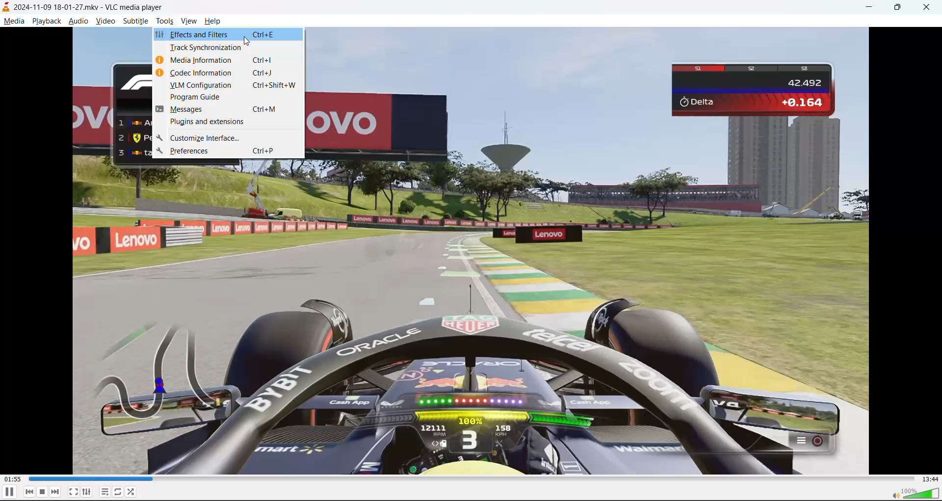 The width and height of the screenshot is (942, 501). What do you see at coordinates (56, 492) in the screenshot?
I see `next` at bounding box center [56, 492].